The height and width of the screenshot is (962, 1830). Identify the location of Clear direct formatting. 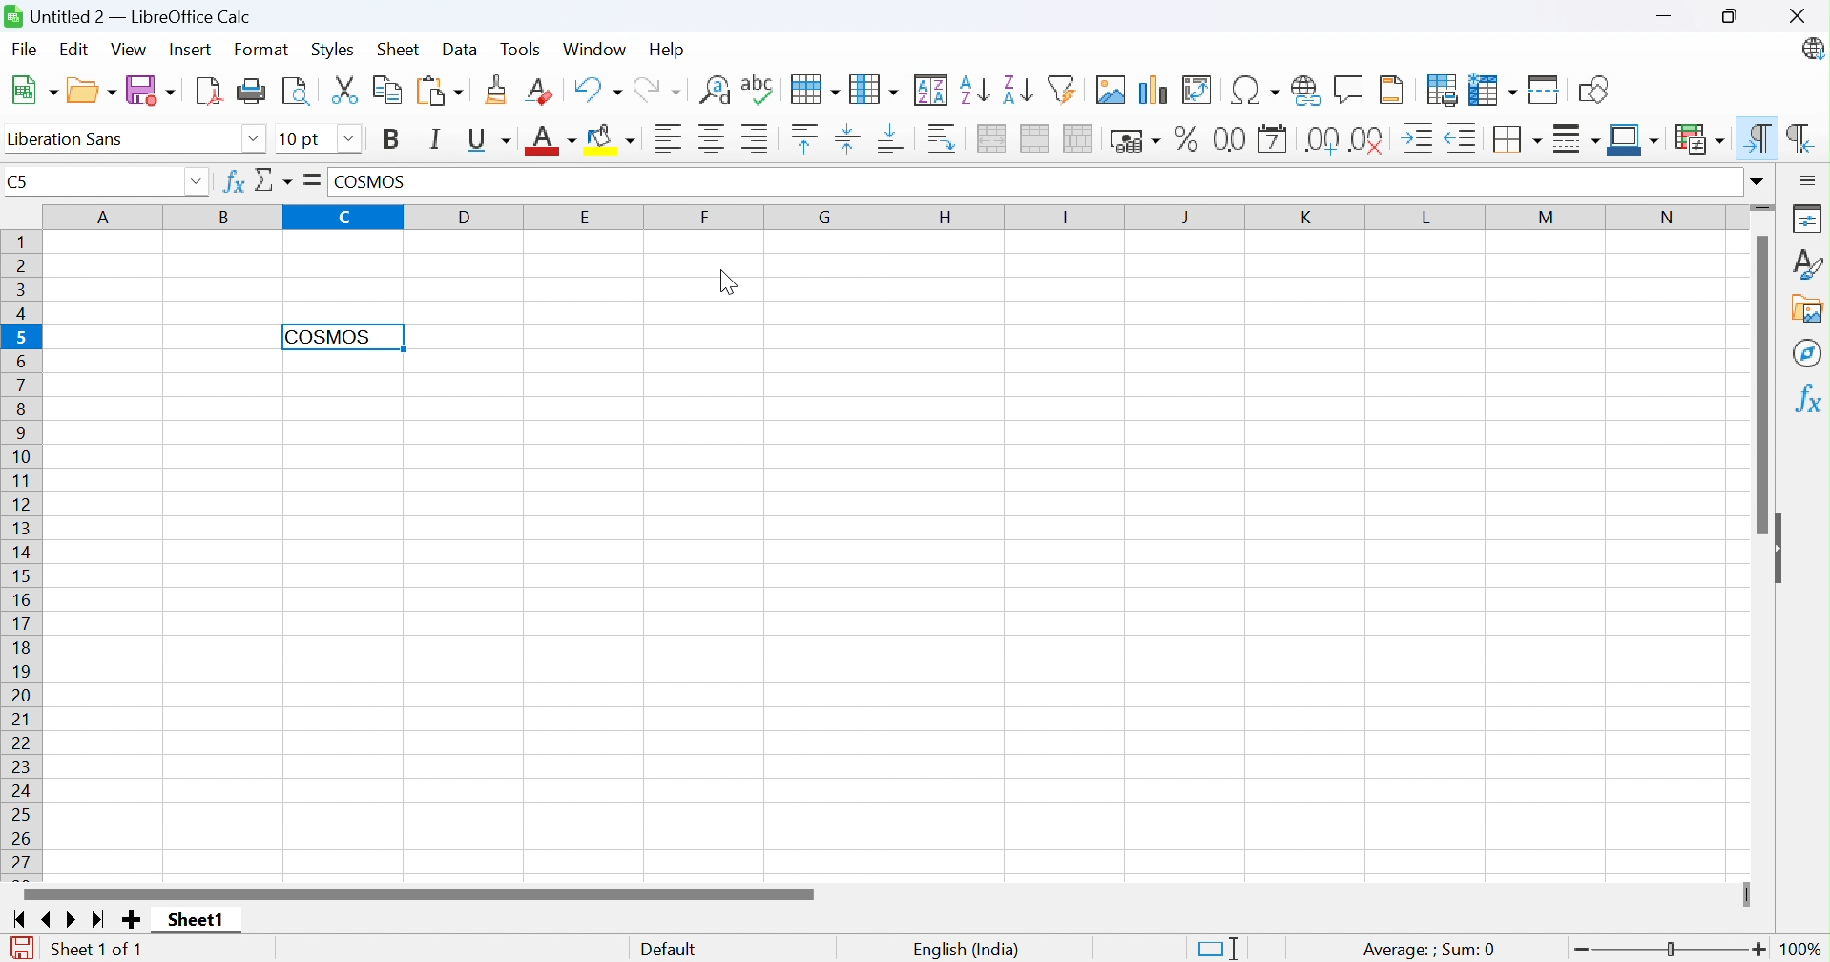
(539, 92).